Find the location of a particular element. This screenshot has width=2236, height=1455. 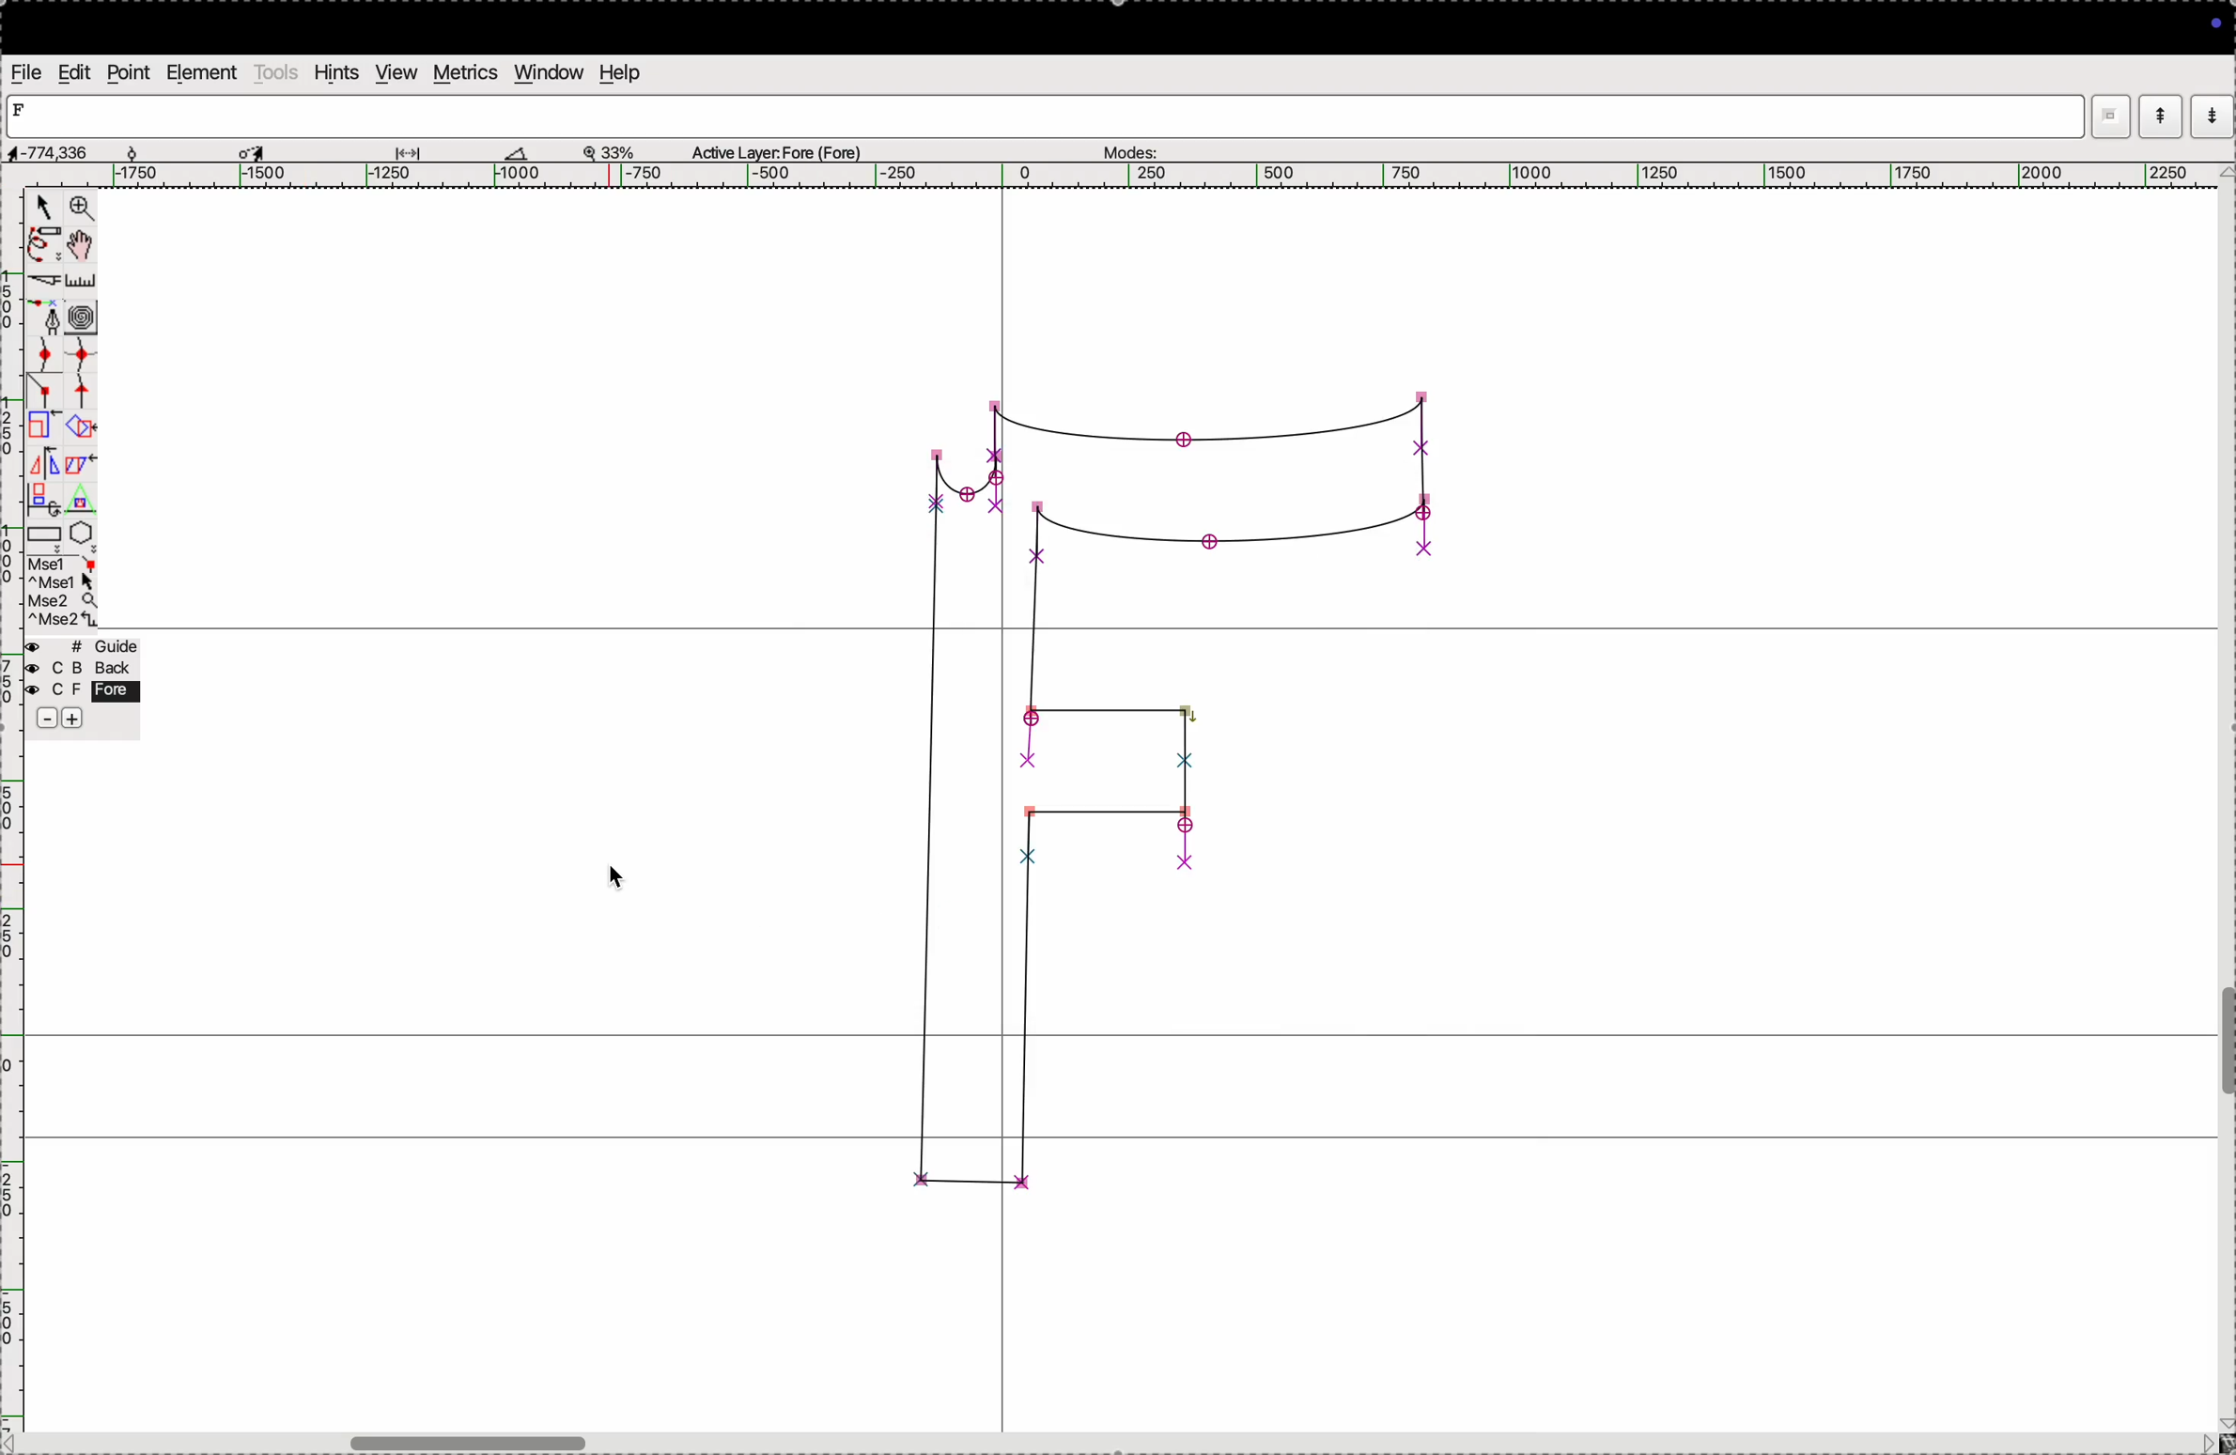

zoom is located at coordinates (82, 209).